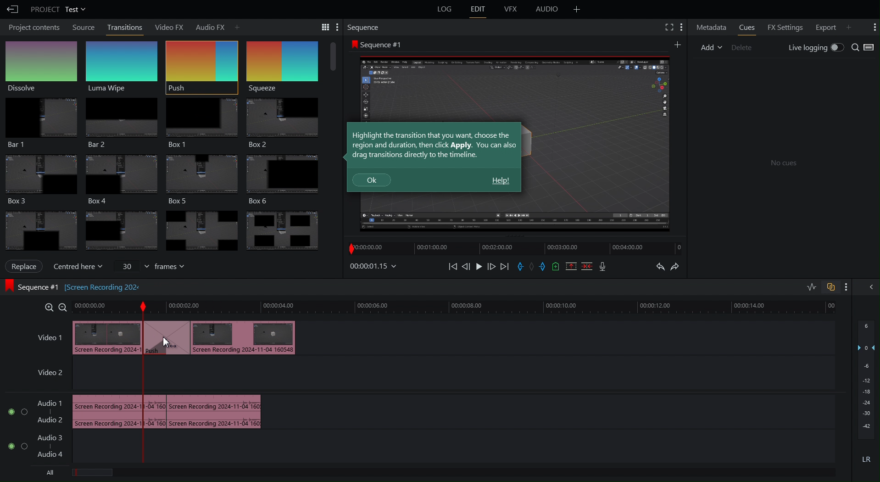  What do you see at coordinates (587, 266) in the screenshot?
I see `Delete/Cut` at bounding box center [587, 266].